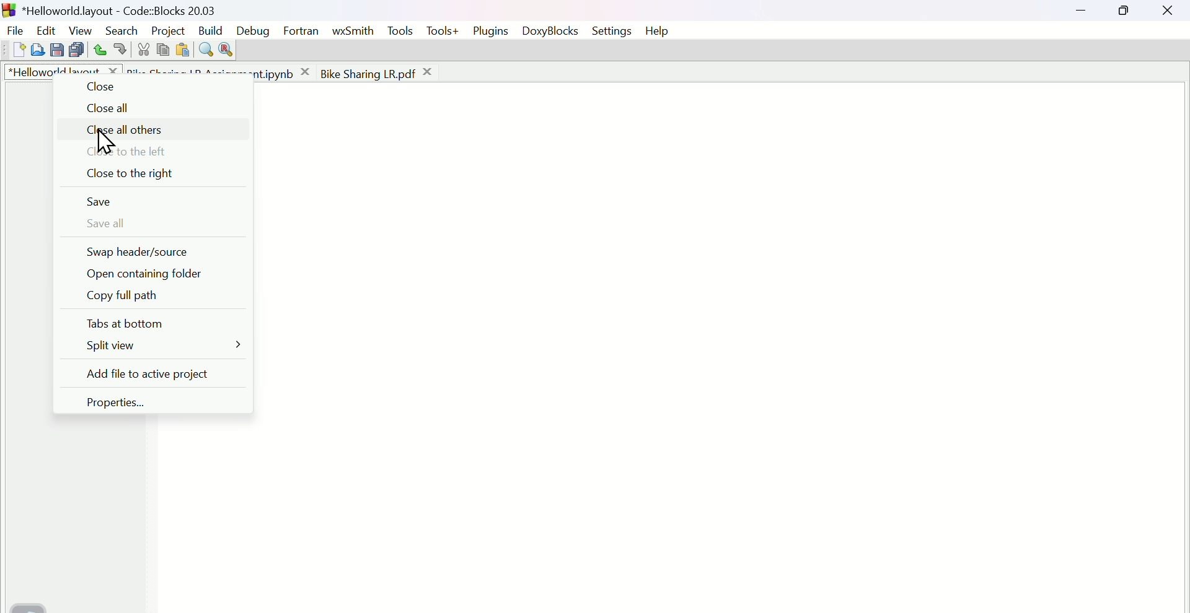 This screenshot has height=613, width=1190. What do you see at coordinates (123, 174) in the screenshot?
I see `Close to the right` at bounding box center [123, 174].